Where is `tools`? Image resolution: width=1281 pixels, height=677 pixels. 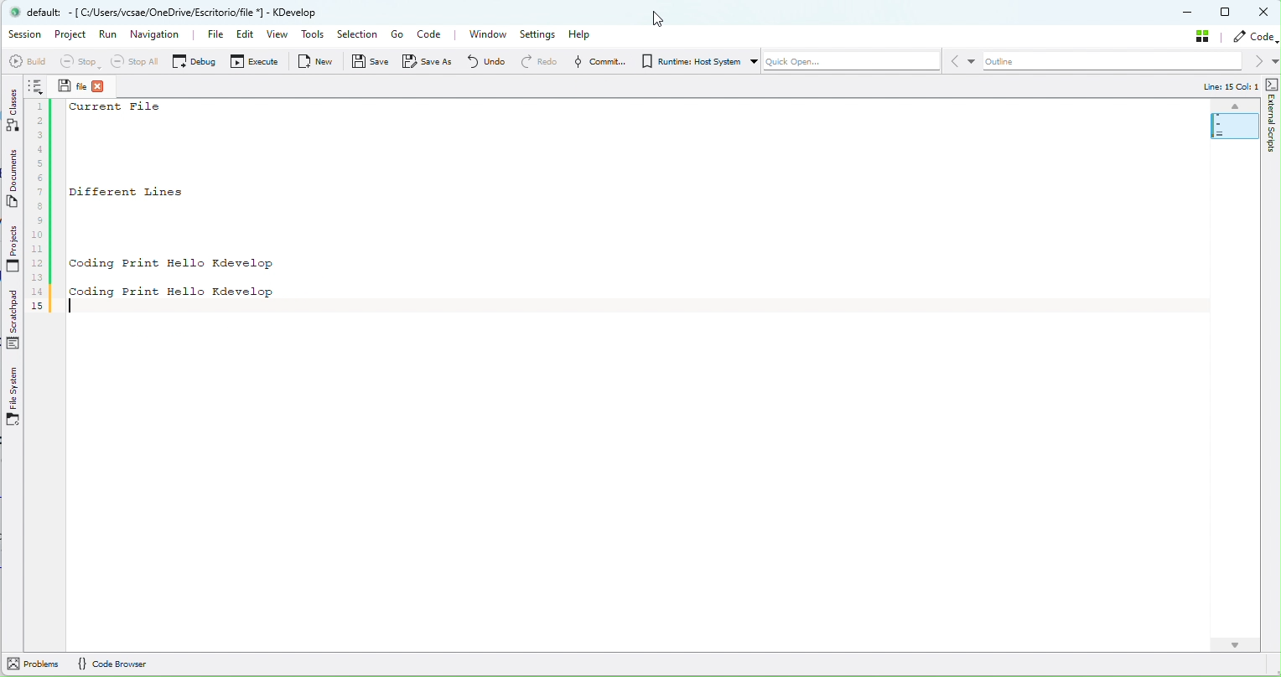 tools is located at coordinates (314, 36).